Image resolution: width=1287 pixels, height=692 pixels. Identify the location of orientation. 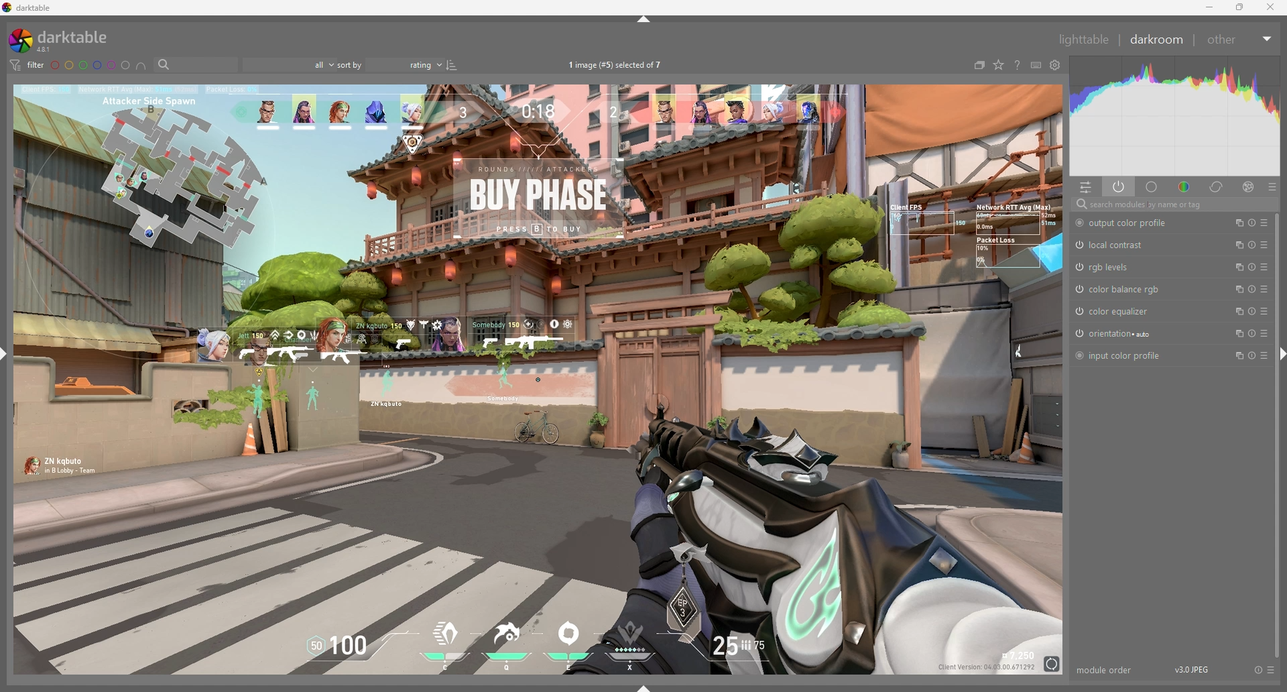
(1117, 334).